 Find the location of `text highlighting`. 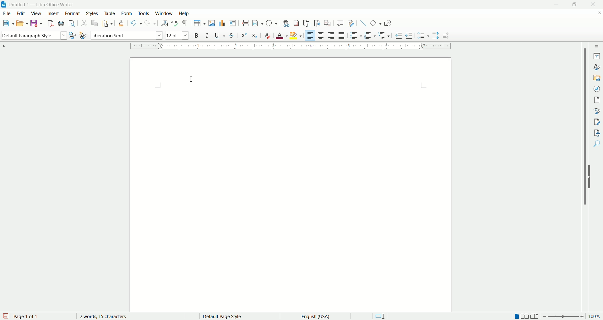

text highlighting is located at coordinates (295, 36).